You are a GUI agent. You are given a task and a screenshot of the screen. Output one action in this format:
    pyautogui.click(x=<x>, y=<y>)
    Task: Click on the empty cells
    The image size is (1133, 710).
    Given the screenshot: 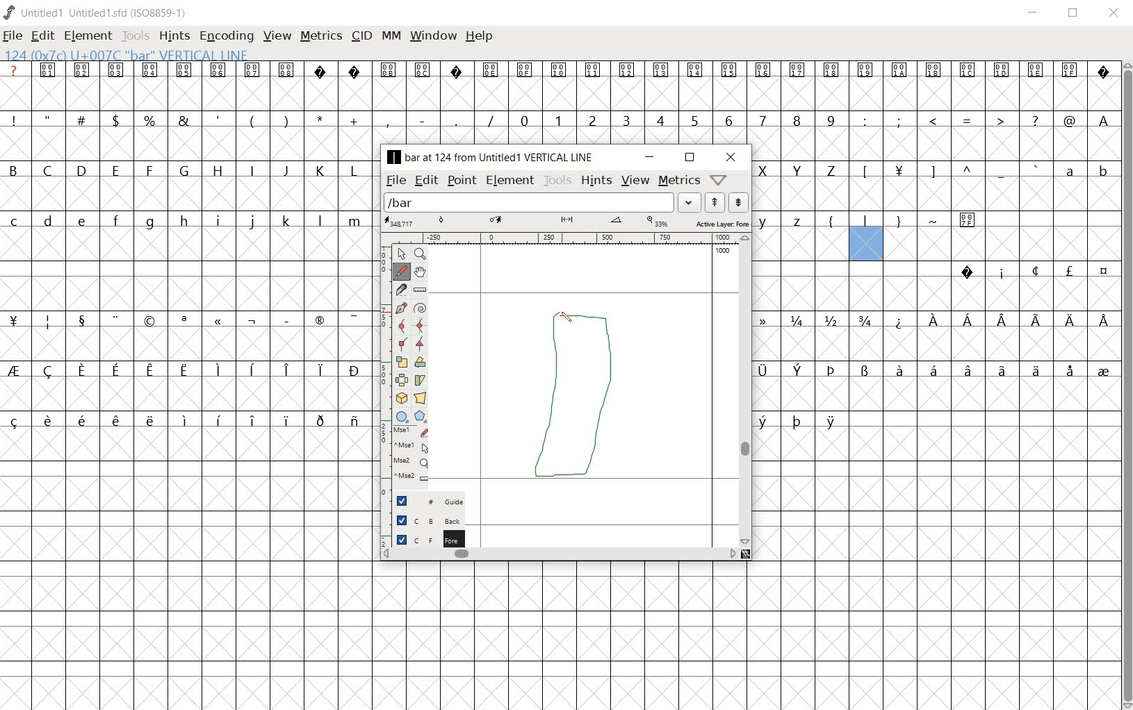 What is the action you would take?
    pyautogui.click(x=189, y=393)
    